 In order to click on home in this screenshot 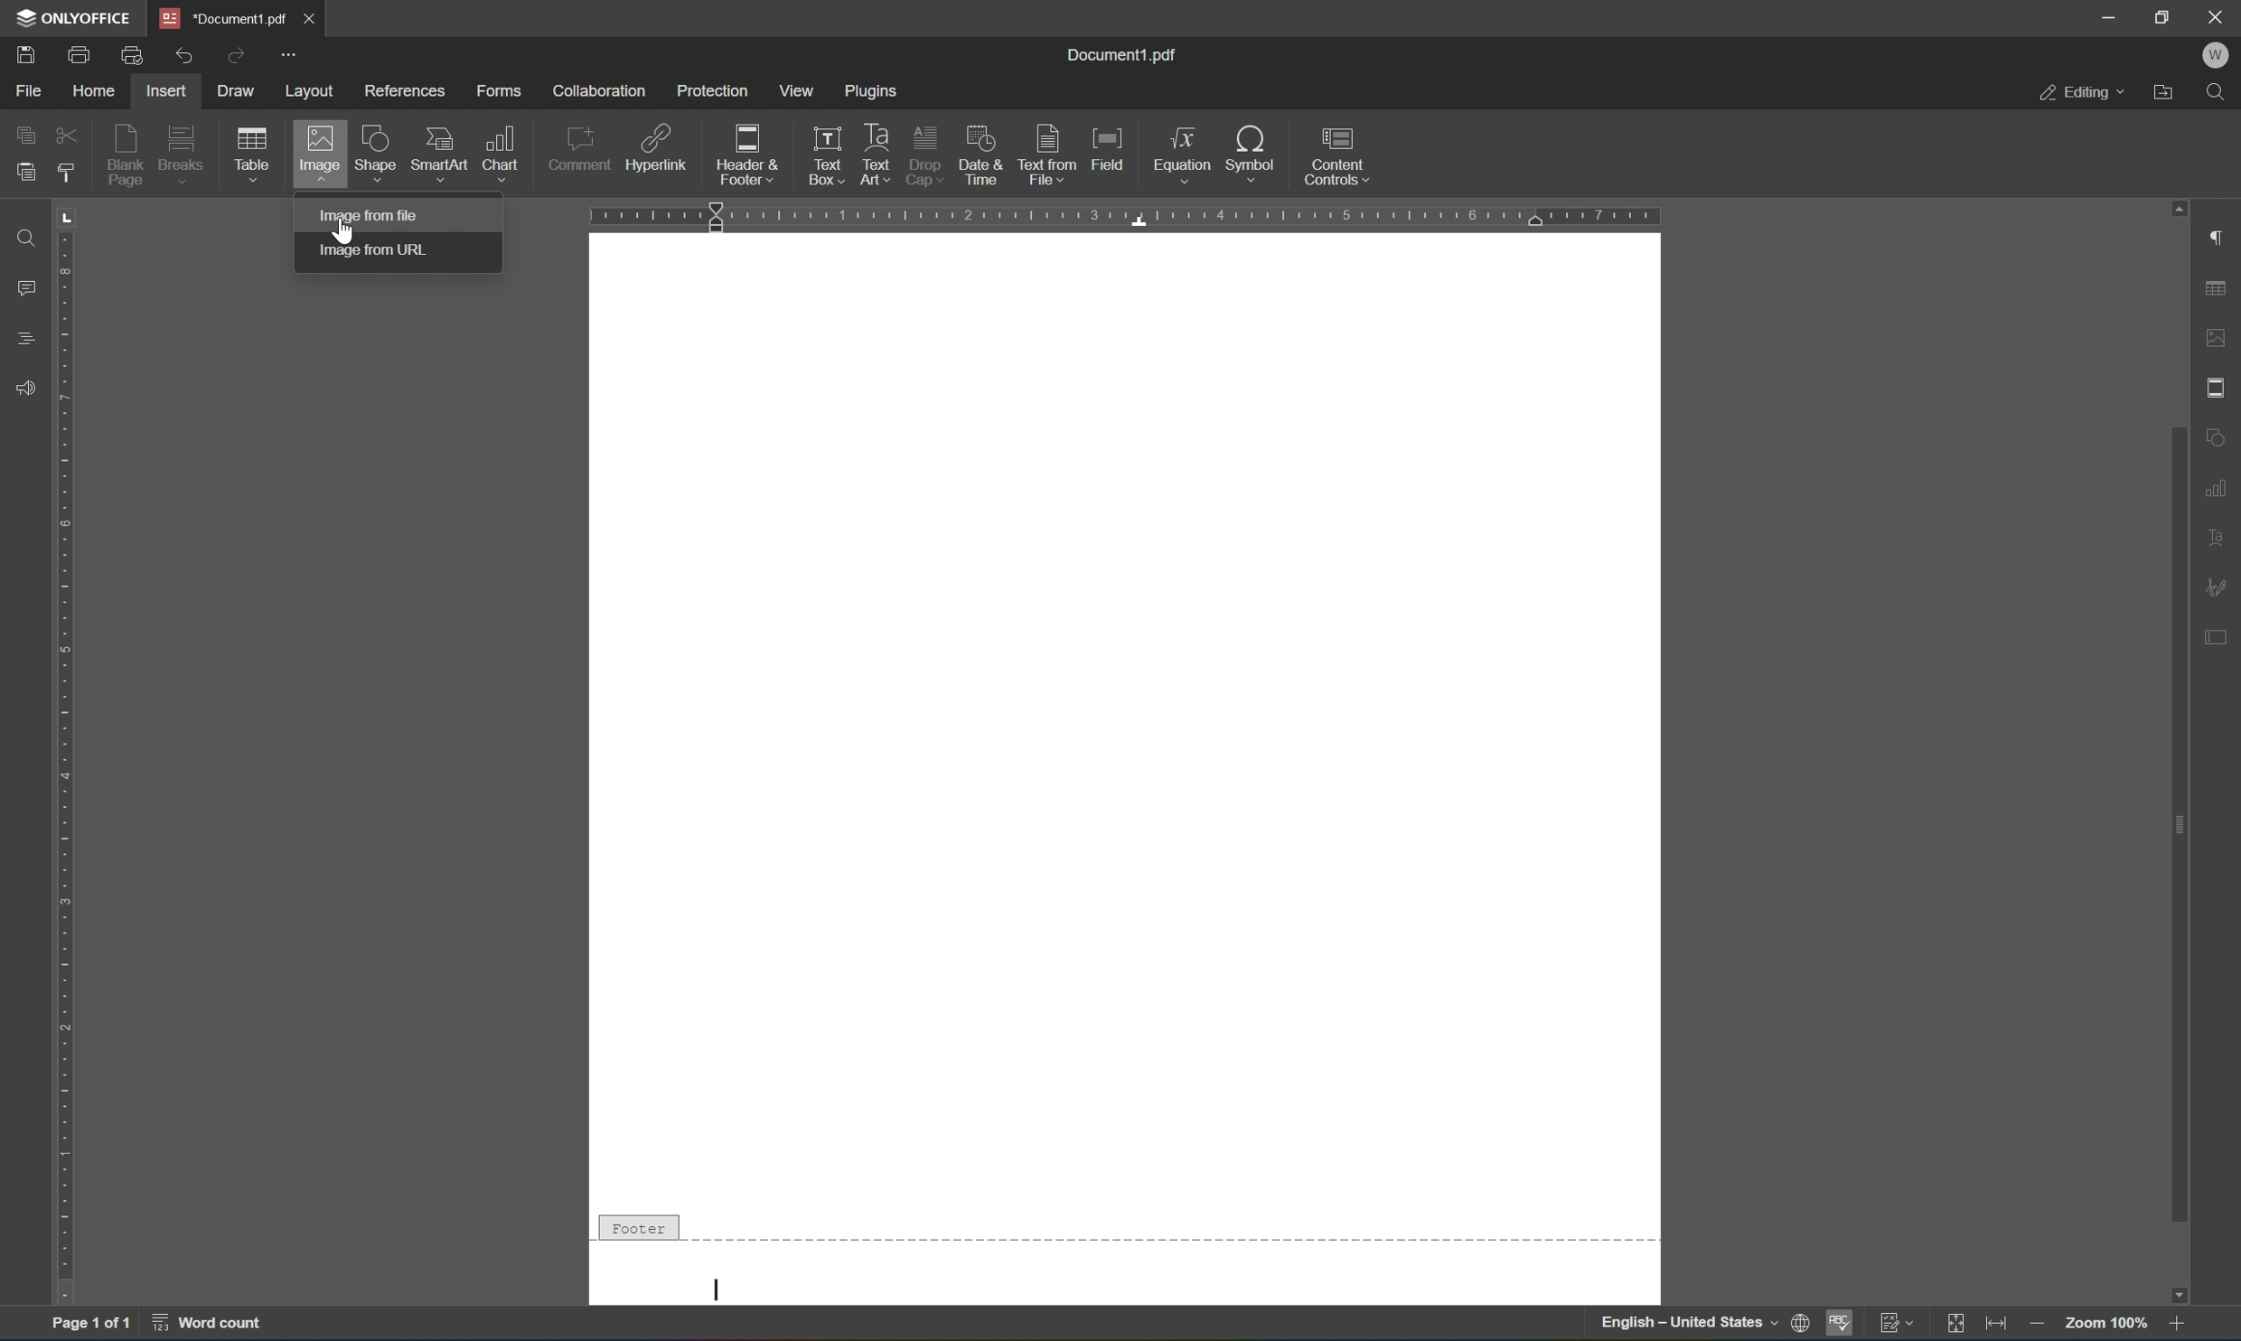, I will do `click(89, 92)`.